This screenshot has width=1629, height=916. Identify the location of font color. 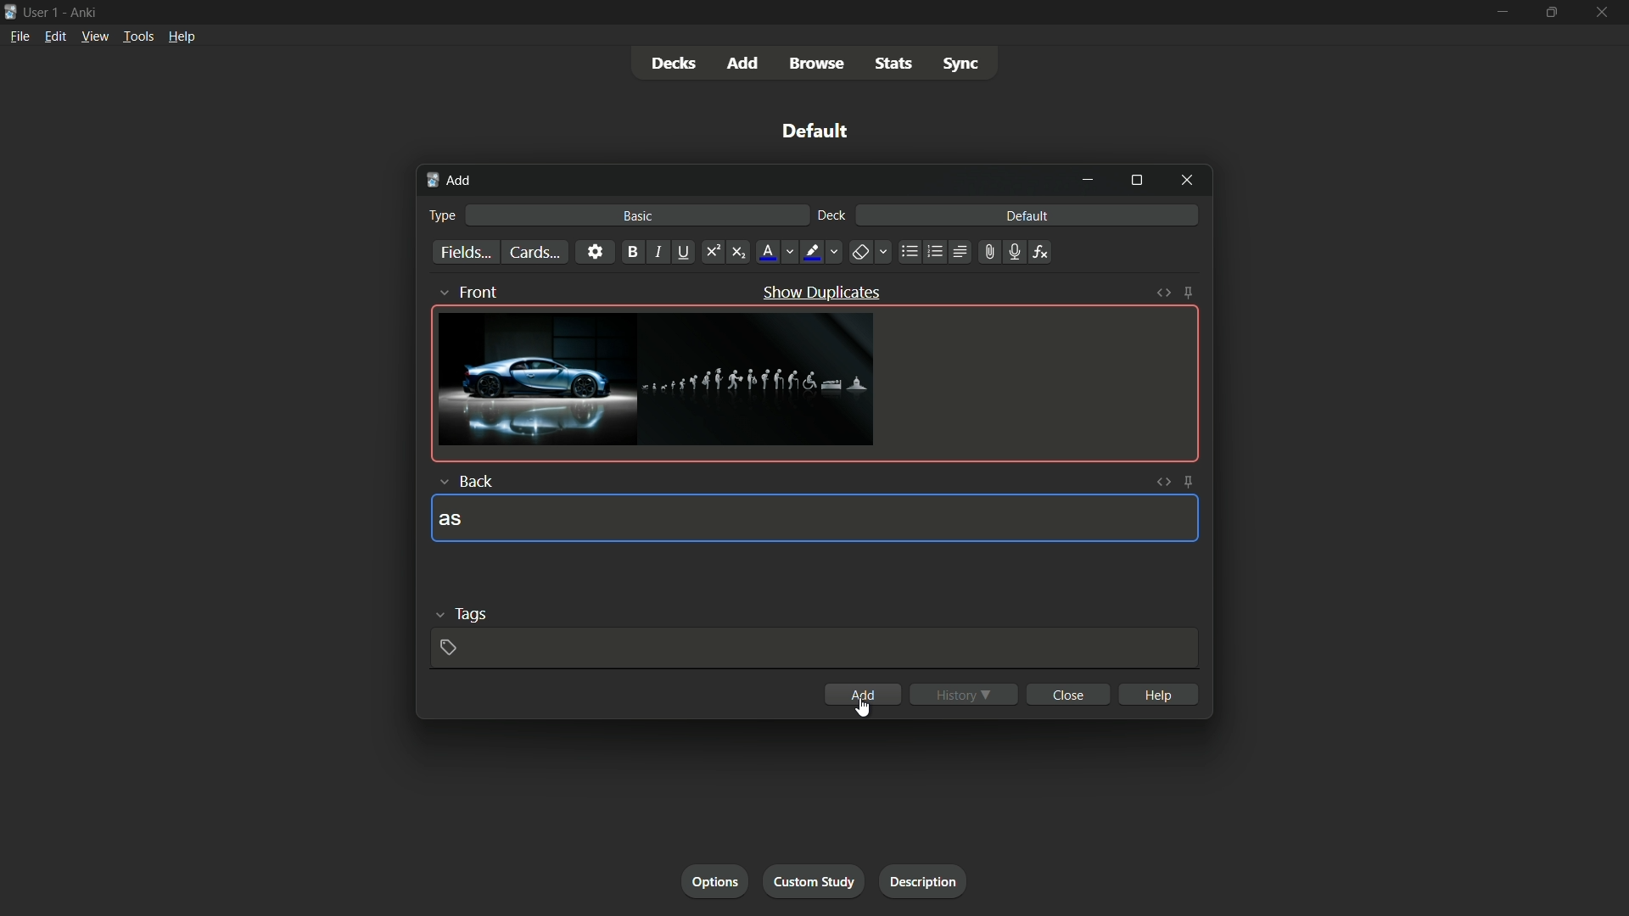
(776, 251).